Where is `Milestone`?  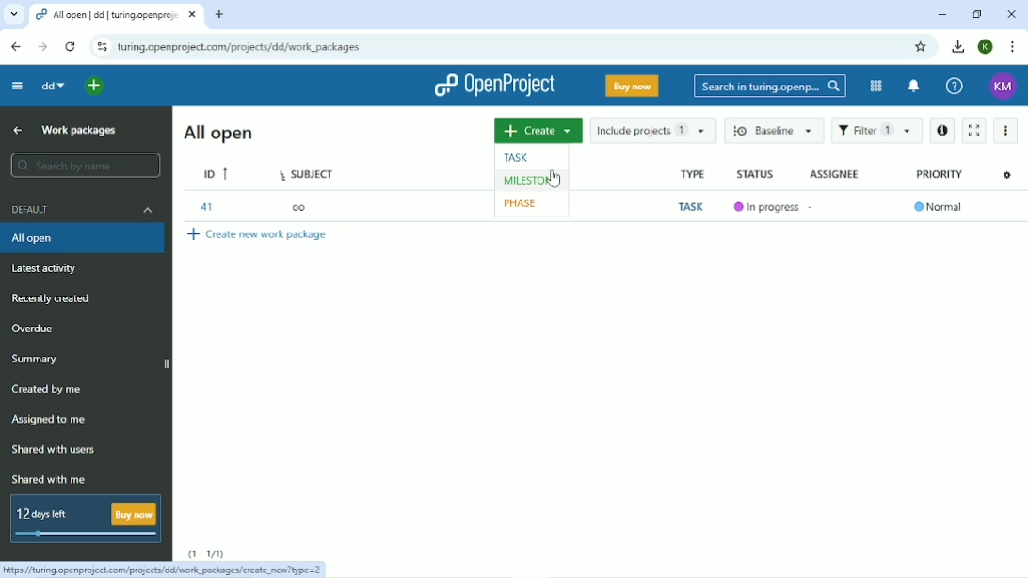 Milestone is located at coordinates (529, 180).